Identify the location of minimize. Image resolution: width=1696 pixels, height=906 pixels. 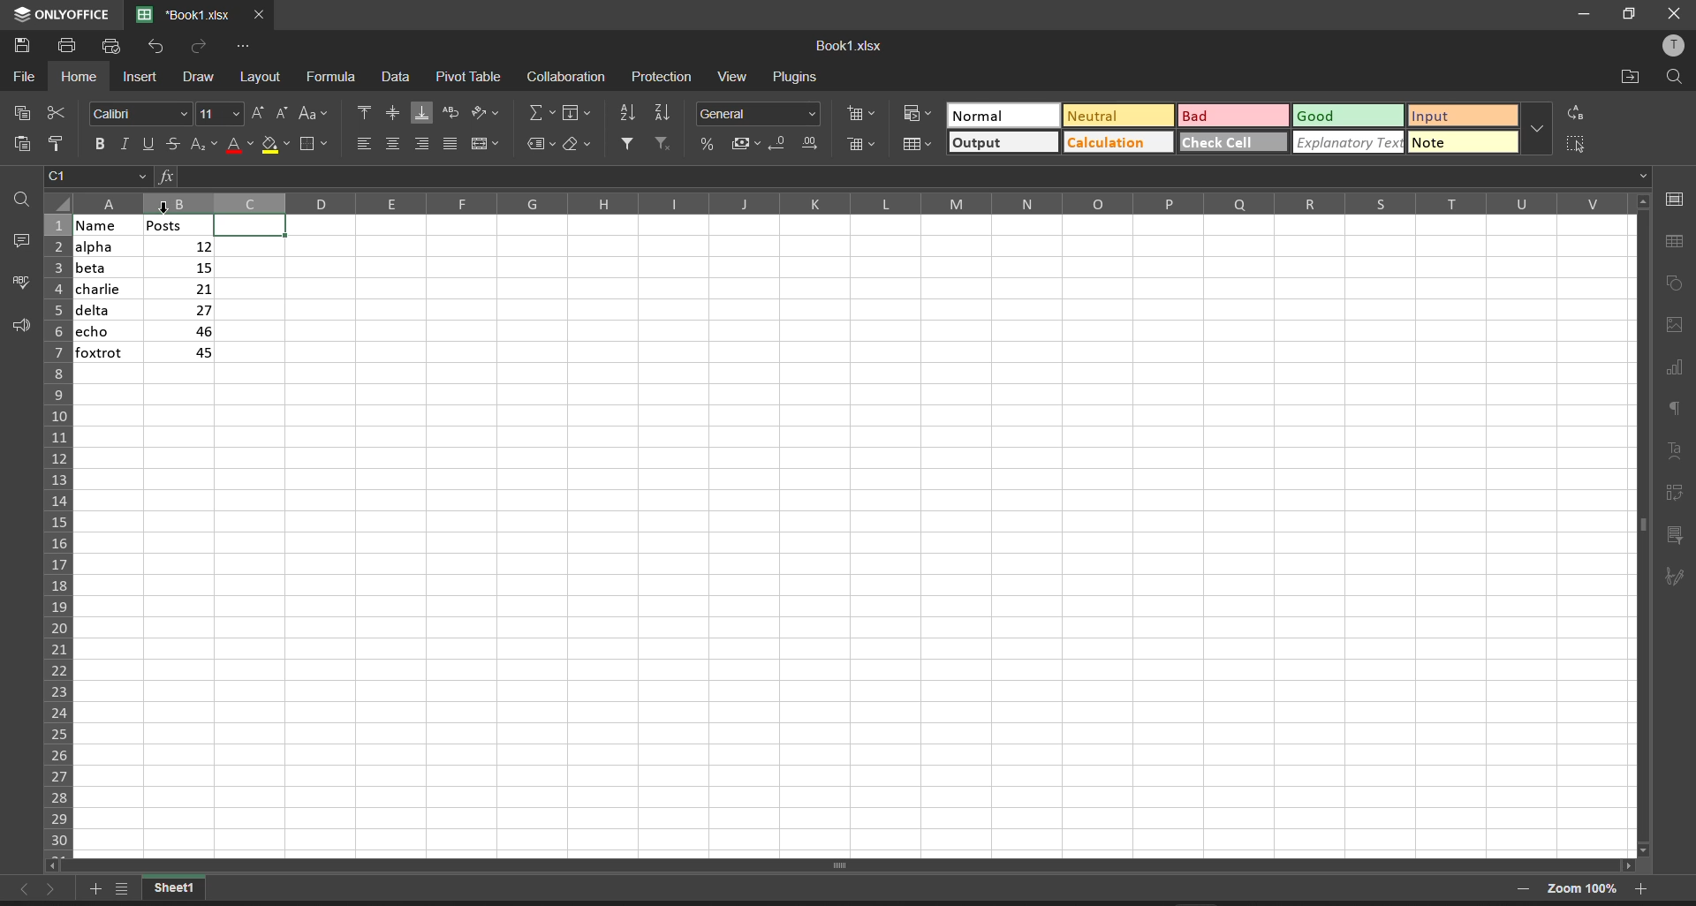
(1586, 13).